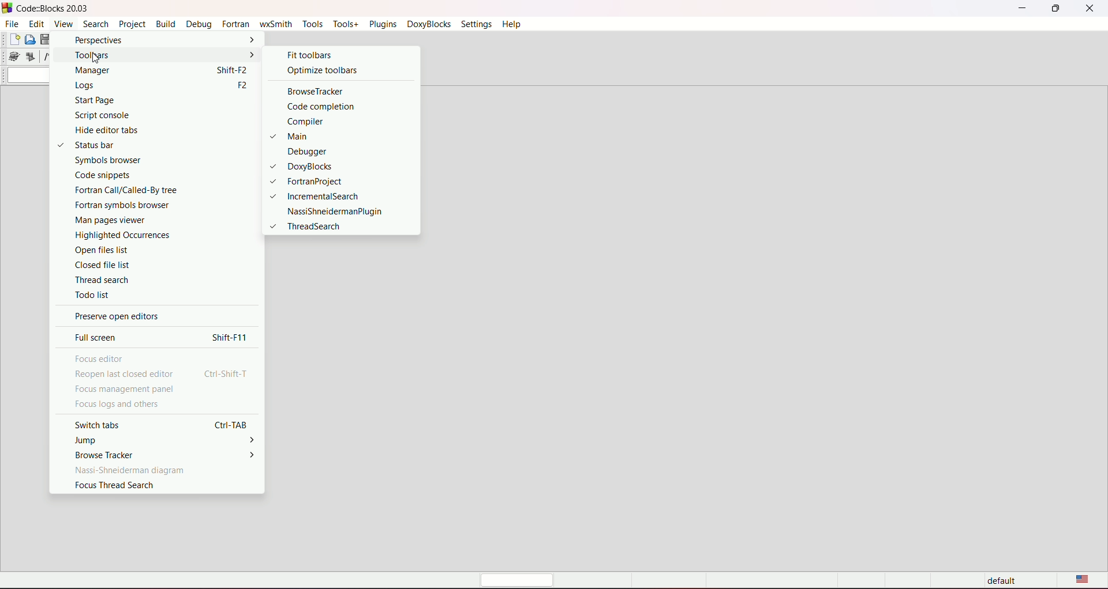 This screenshot has width=1108, height=589. What do you see at coordinates (144, 100) in the screenshot?
I see `start page` at bounding box center [144, 100].